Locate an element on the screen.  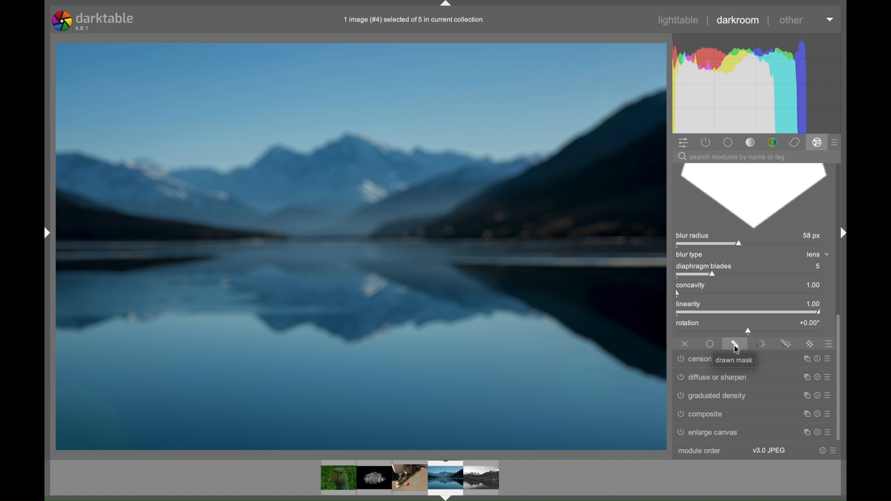
off is located at coordinates (685, 343).